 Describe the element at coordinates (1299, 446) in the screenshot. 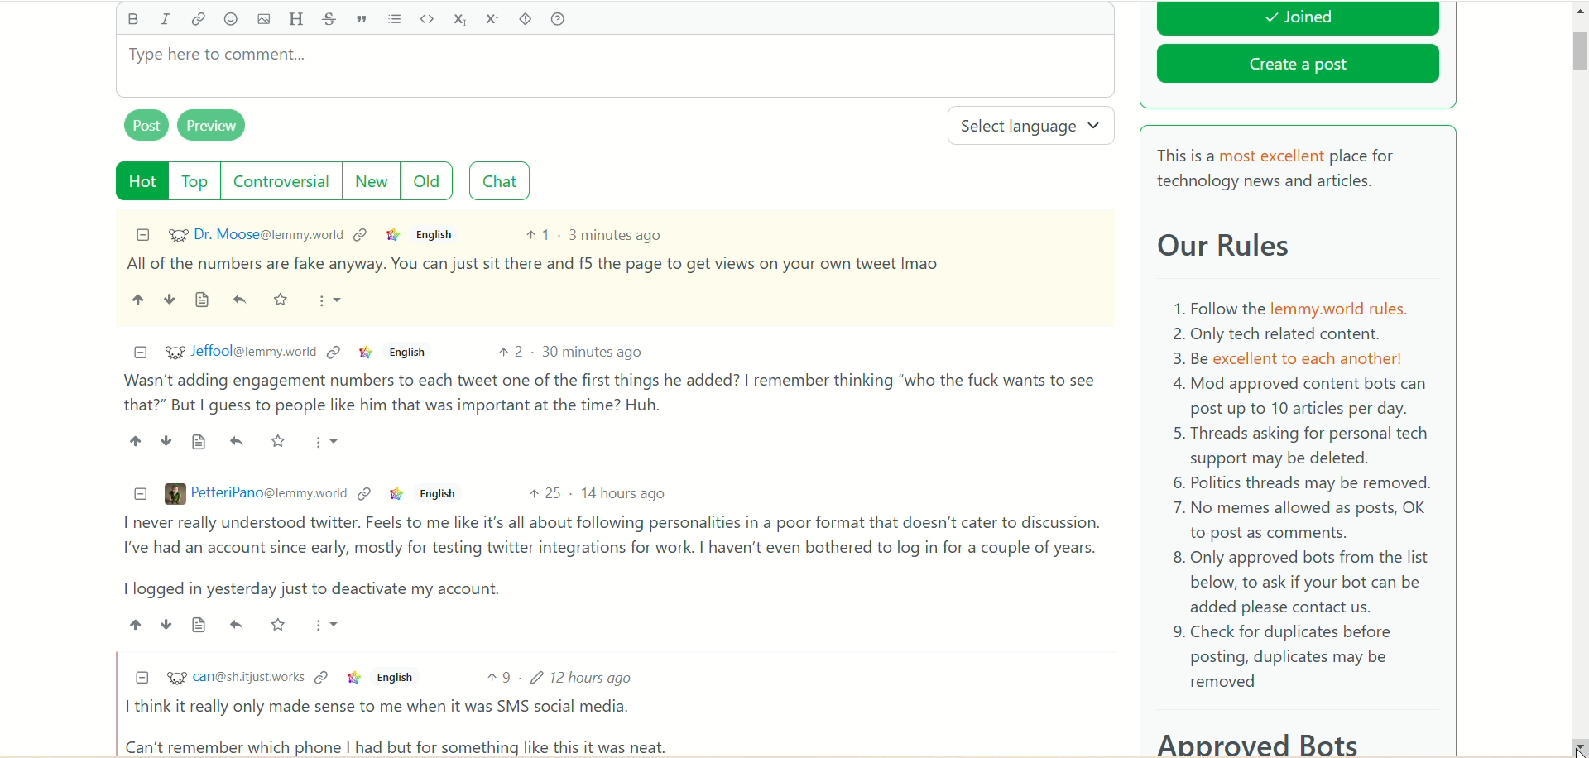

I see `This is a most excellent place for
technology news and articles.
Our Rules

1. Follow the lemmy.world rules.

2. Only tech related content.

3. Be excellent to each another!

4. Mod approved content bots can
post up to 10 articles per day.

5. Threads asking for personal tech
support may be deleted.

6. Politics threads may be removed.

7. No memes allowed as posts, OK
to post as comments.

8. Only approved bots from the list
below, to ask if your bot can be
added please contact us.

9. Check for duplicates before
posting, duplicates may be
removed

Approved Bots` at that location.